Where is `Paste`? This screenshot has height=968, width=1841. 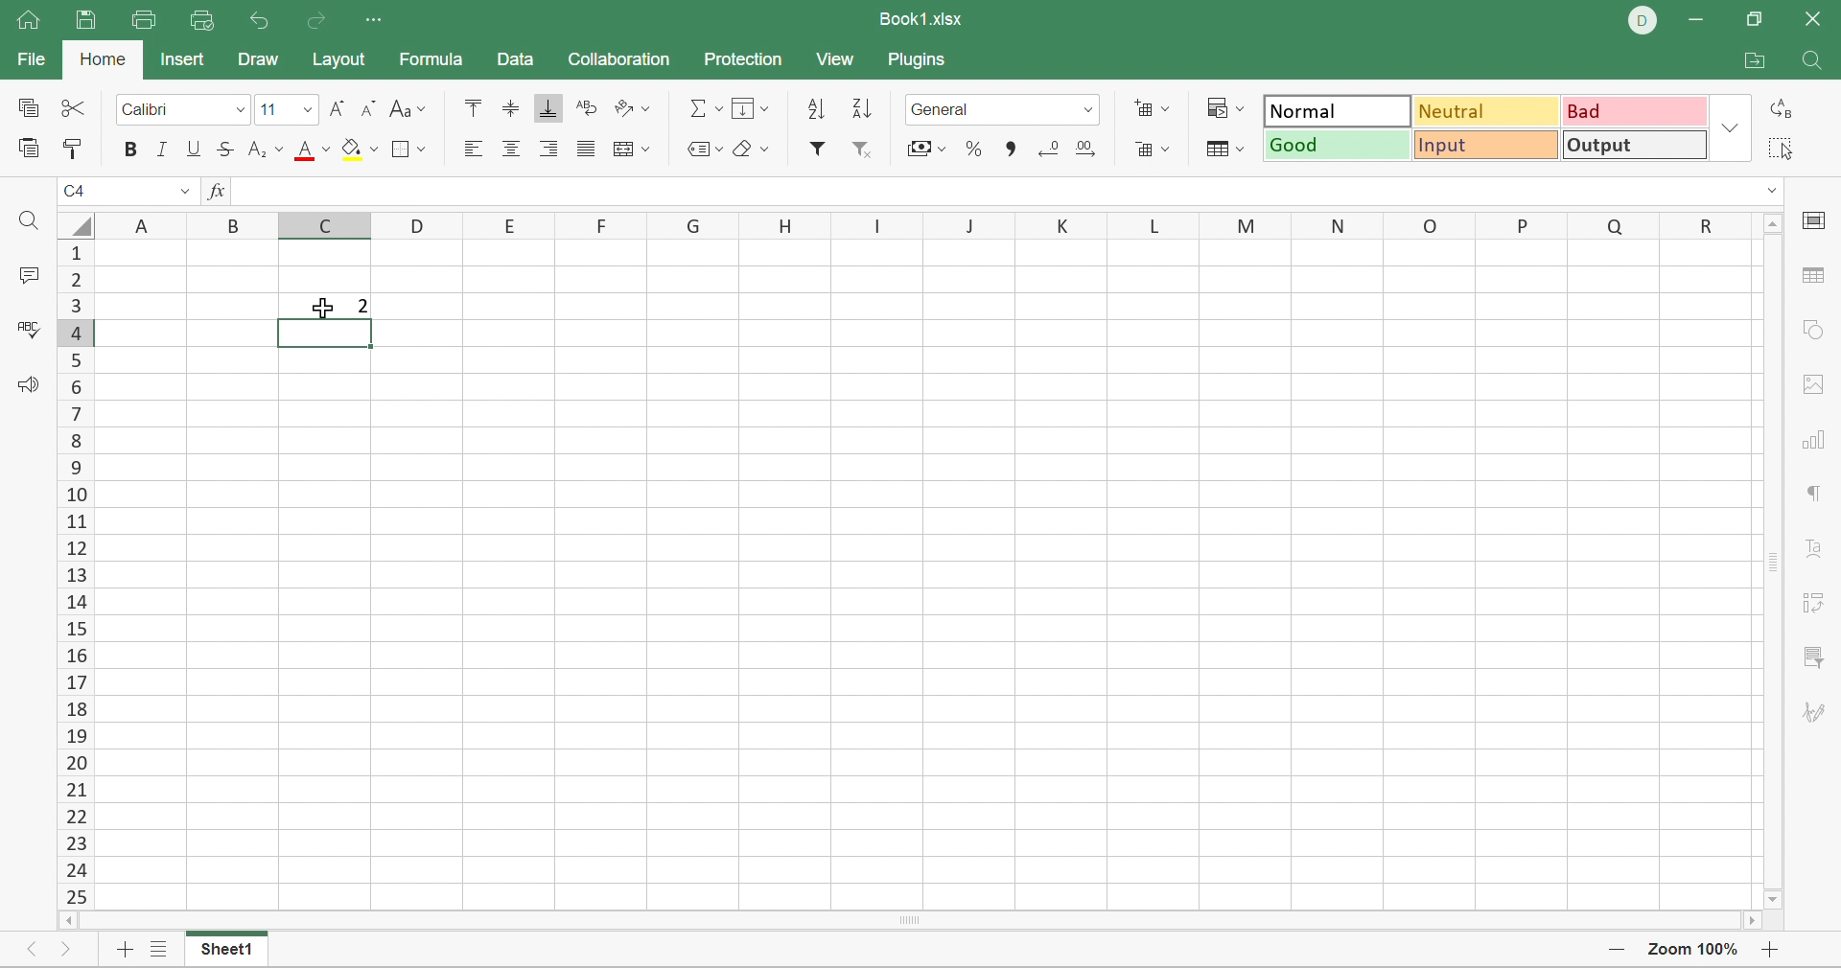
Paste is located at coordinates (31, 147).